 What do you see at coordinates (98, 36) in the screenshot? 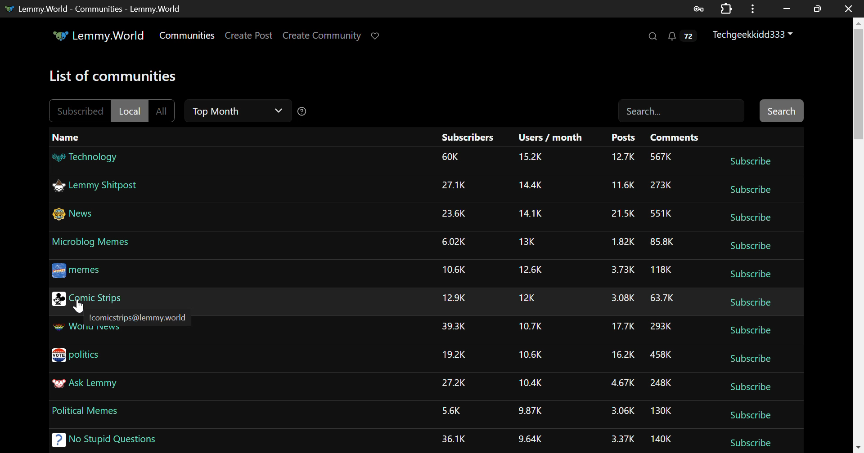
I see `Lemmy.World` at bounding box center [98, 36].